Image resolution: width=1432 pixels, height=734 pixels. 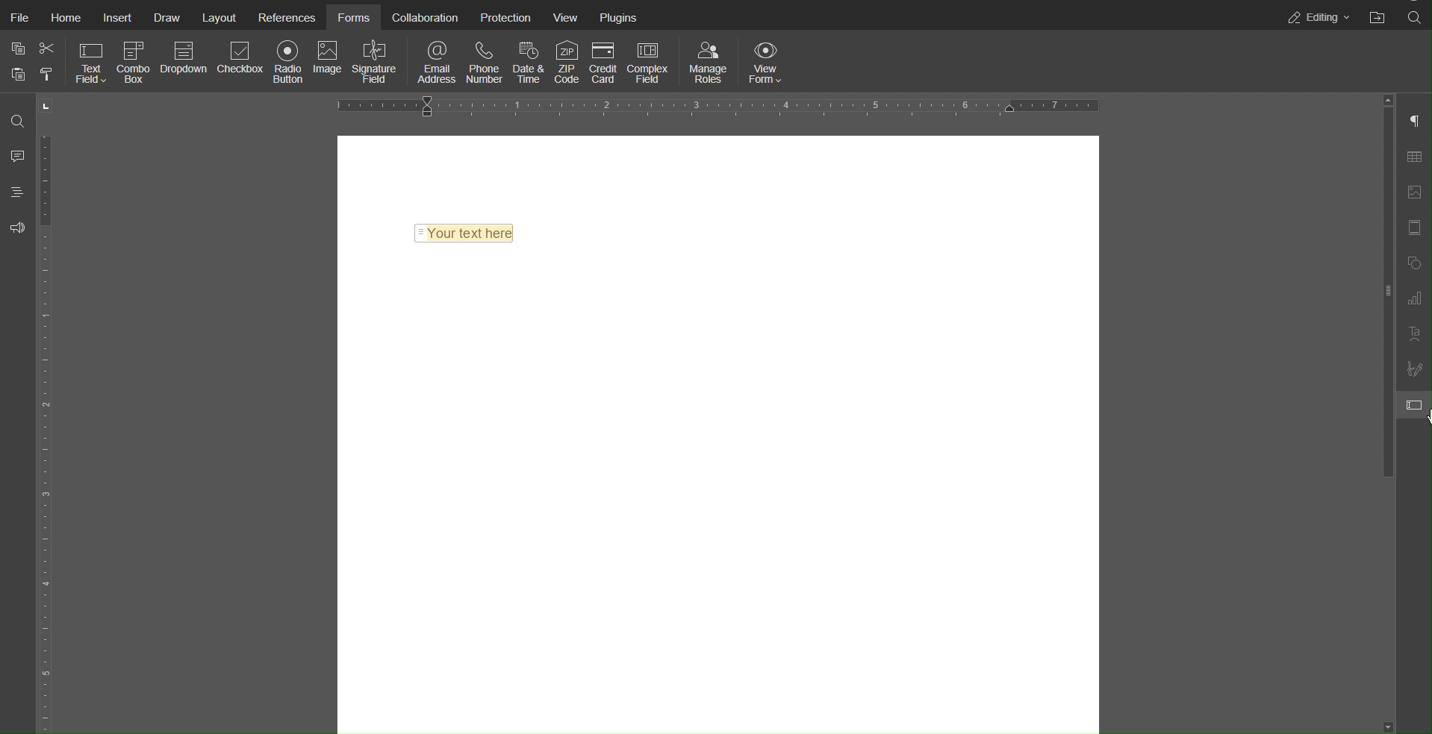 What do you see at coordinates (1423, 419) in the screenshot?
I see `cursor` at bounding box center [1423, 419].